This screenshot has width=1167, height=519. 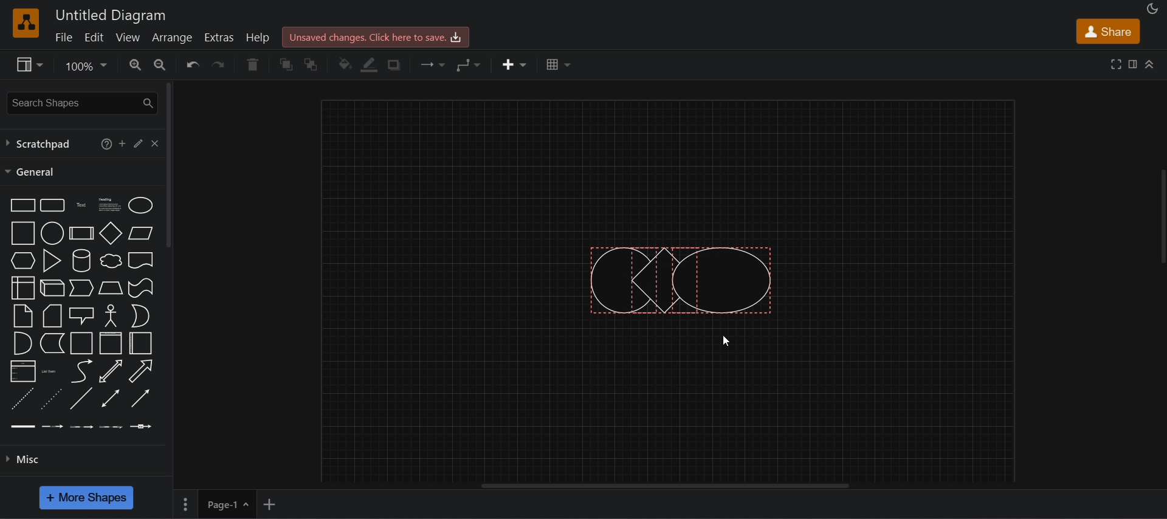 I want to click on more shapes, so click(x=85, y=497).